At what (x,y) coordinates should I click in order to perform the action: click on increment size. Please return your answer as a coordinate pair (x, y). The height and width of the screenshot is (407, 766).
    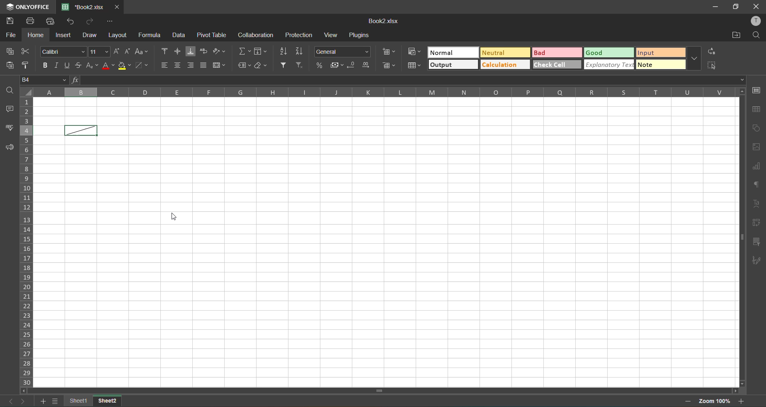
    Looking at the image, I should click on (116, 51).